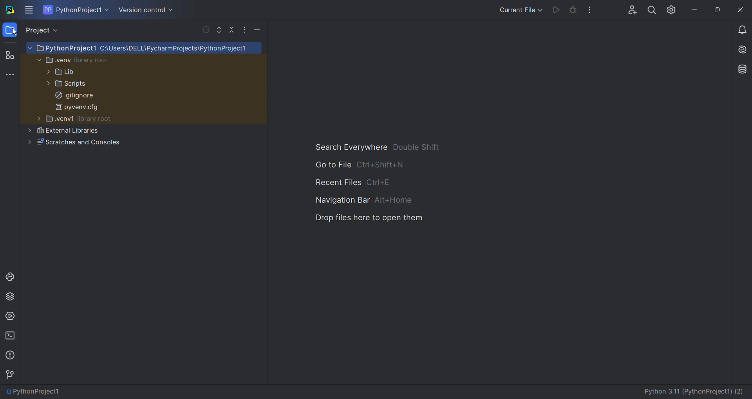 This screenshot has height=399, width=752. What do you see at coordinates (720, 8) in the screenshot?
I see `maximize` at bounding box center [720, 8].